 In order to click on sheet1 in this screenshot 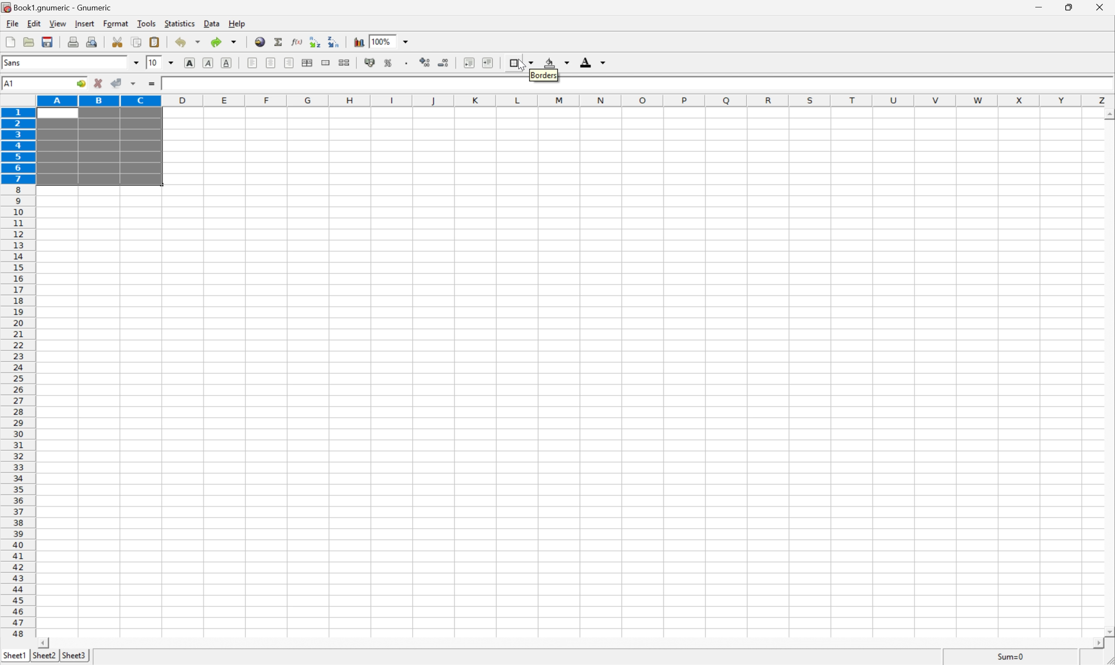, I will do `click(14, 657)`.